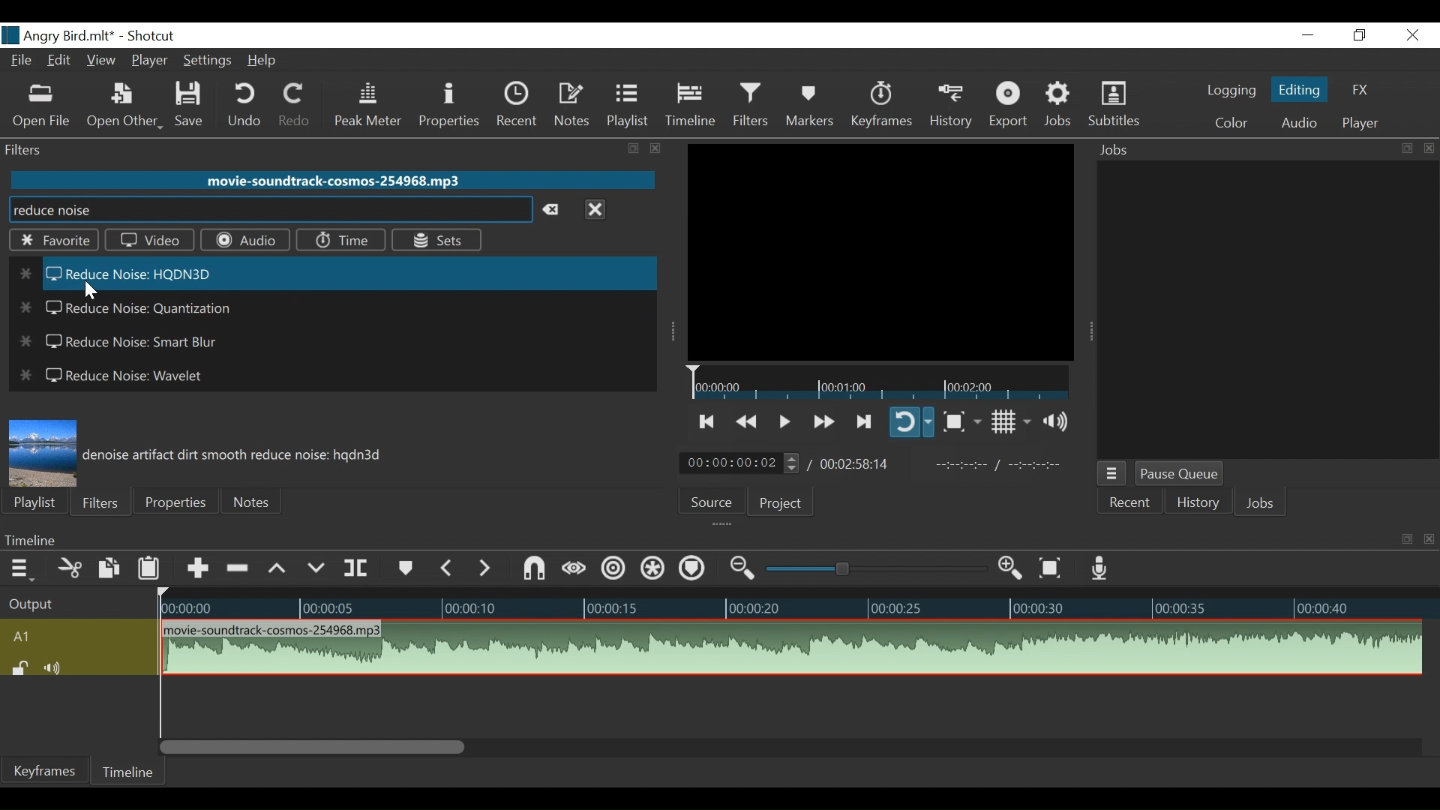 Image resolution: width=1440 pixels, height=810 pixels. I want to click on Clear search, so click(555, 211).